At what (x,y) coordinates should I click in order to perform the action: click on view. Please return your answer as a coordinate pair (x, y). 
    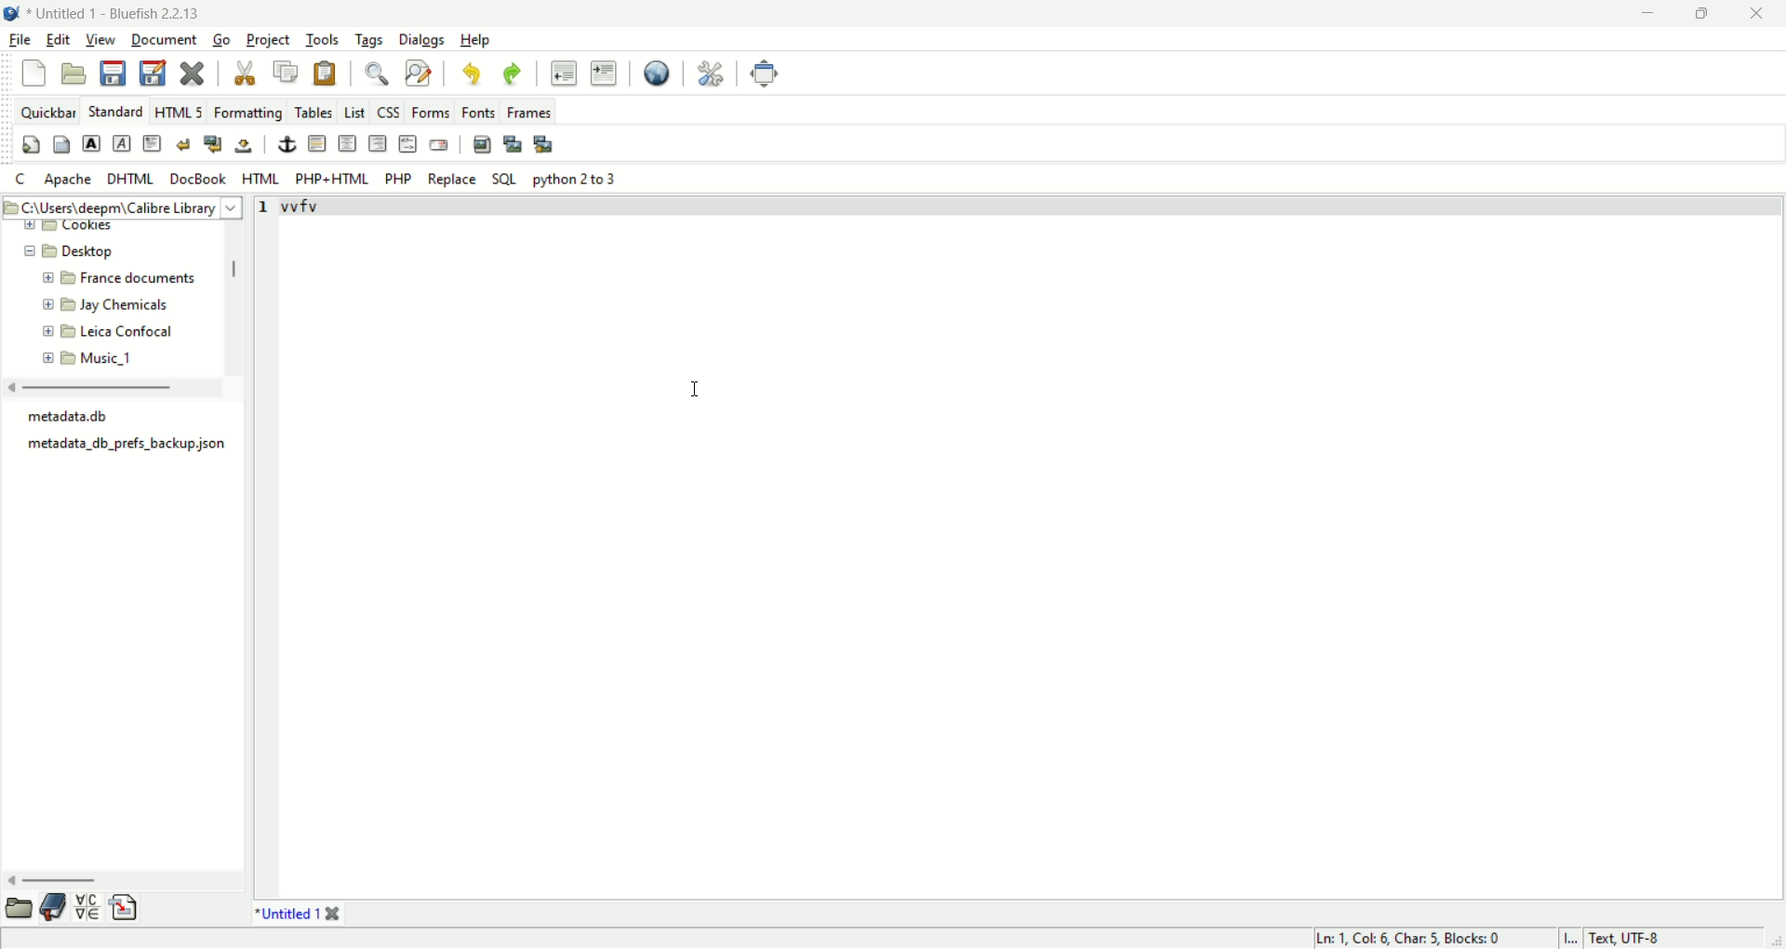
    Looking at the image, I should click on (99, 39).